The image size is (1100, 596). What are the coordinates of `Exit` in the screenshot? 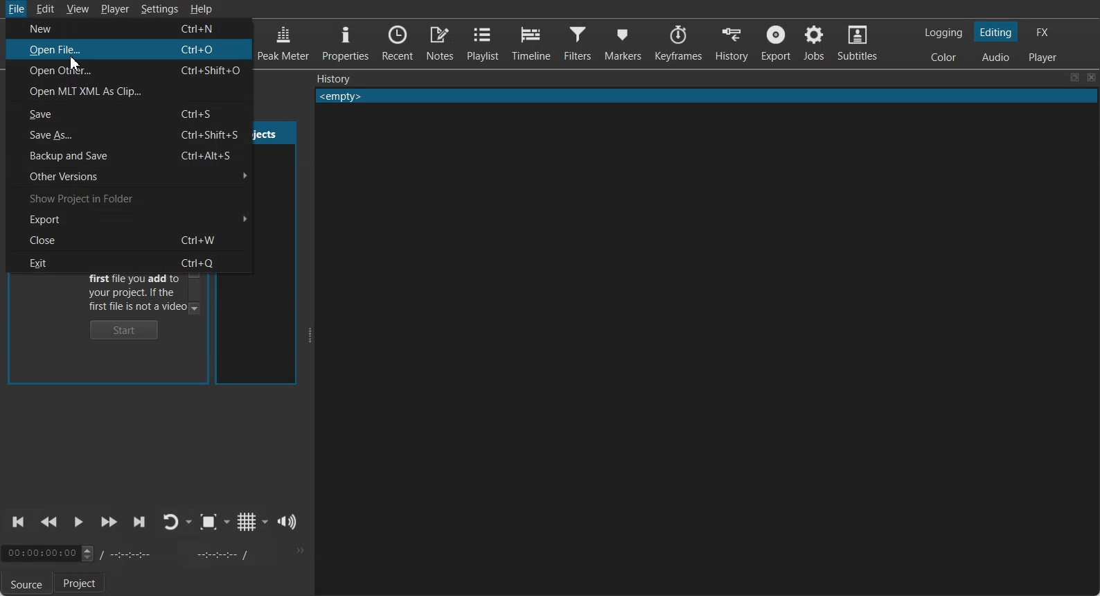 It's located at (76, 261).